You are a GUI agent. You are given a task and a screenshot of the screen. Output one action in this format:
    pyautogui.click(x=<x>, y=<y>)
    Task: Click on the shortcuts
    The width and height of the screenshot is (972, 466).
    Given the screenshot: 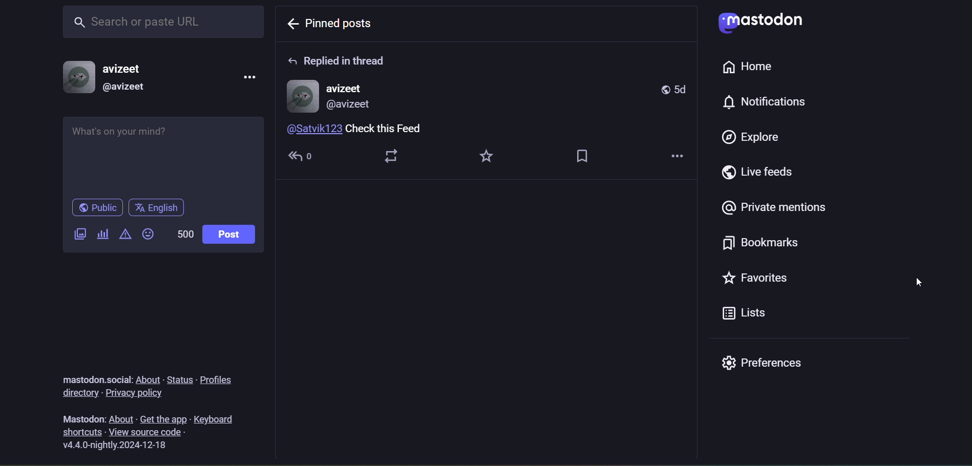 What is the action you would take?
    pyautogui.click(x=78, y=431)
    